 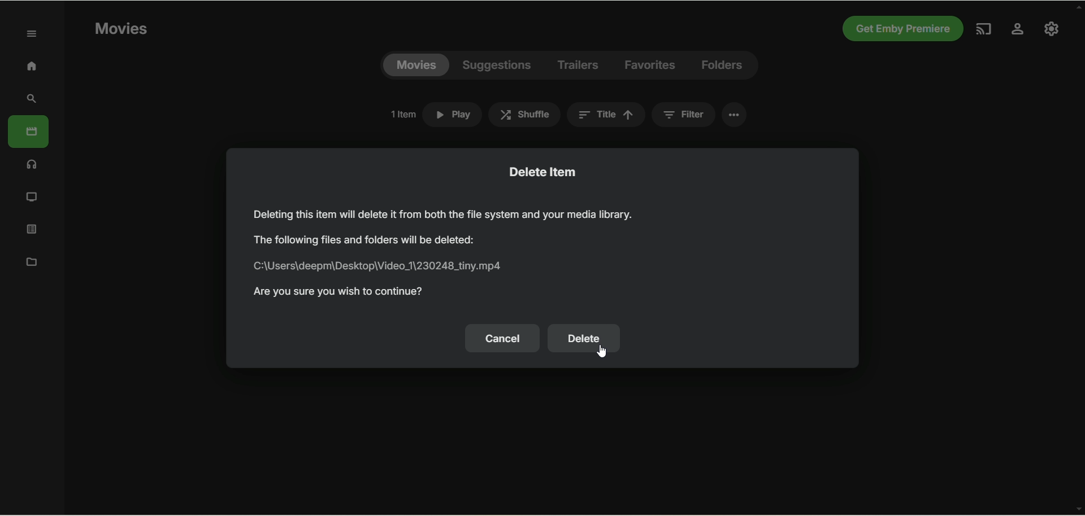 I want to click on music, so click(x=32, y=164).